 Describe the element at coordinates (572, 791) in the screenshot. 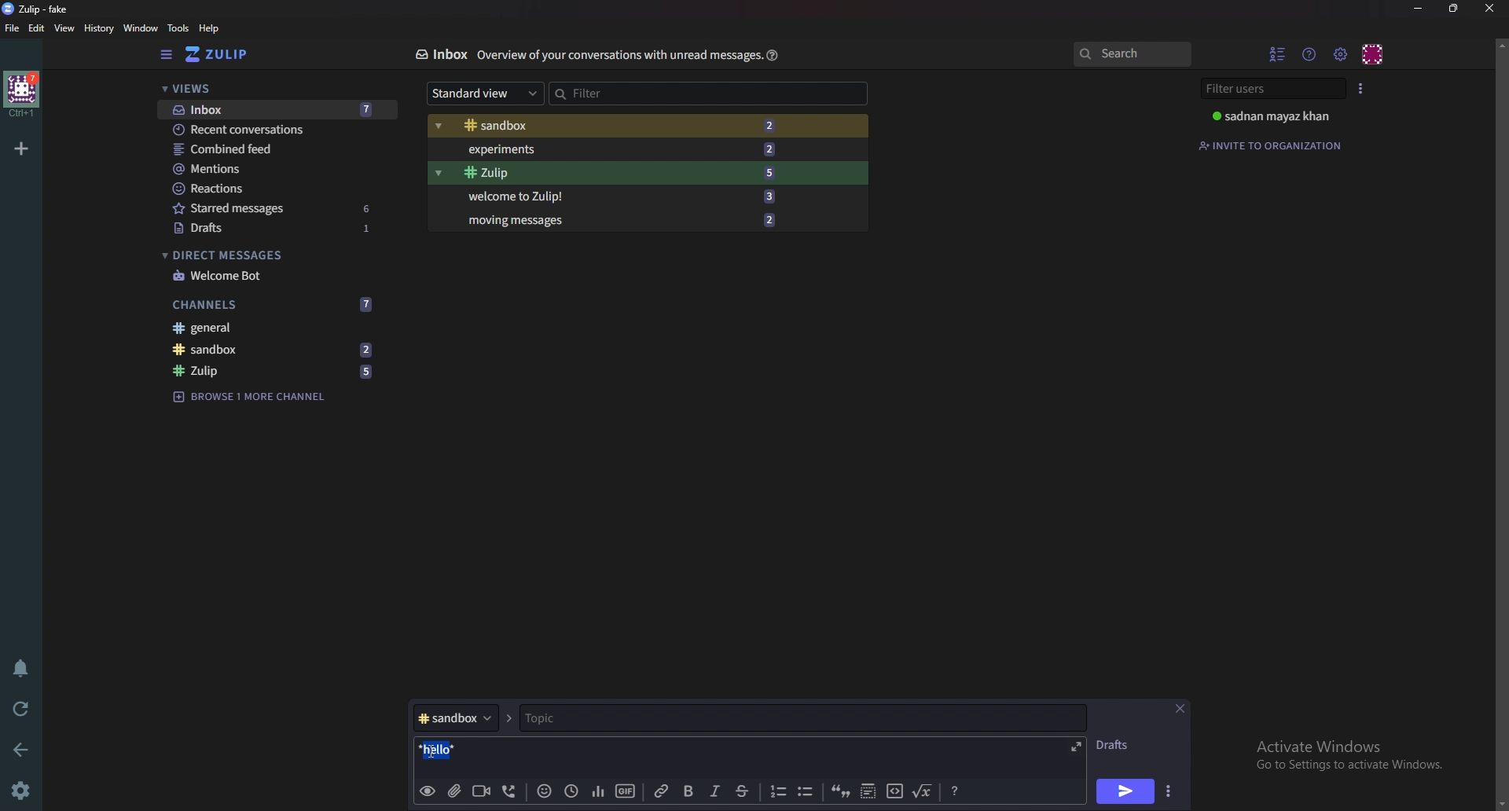

I see `Global time` at that location.